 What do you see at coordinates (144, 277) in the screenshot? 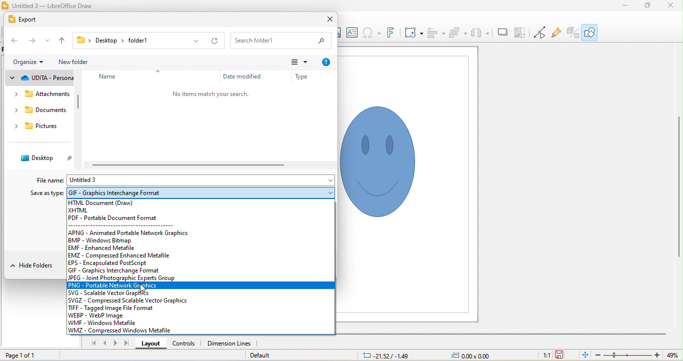
I see `joint photographic expert group` at bounding box center [144, 277].